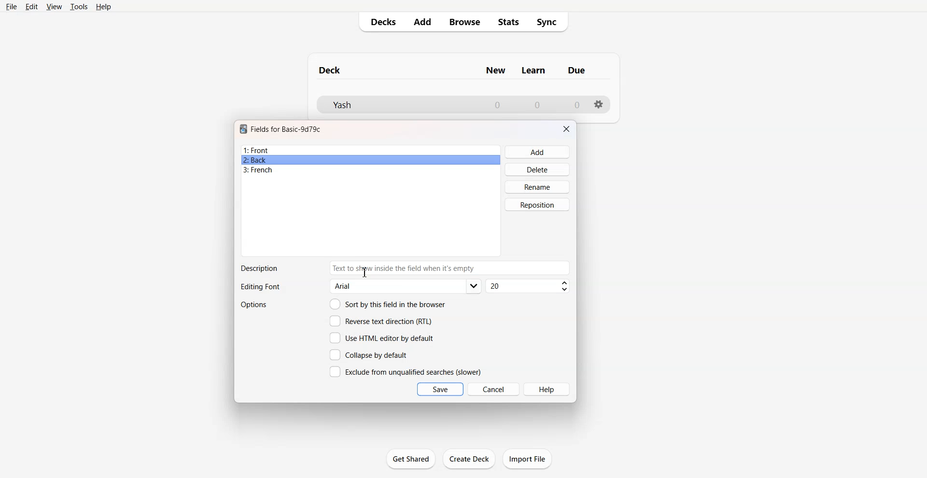  What do you see at coordinates (370, 160) in the screenshot?
I see `Back` at bounding box center [370, 160].